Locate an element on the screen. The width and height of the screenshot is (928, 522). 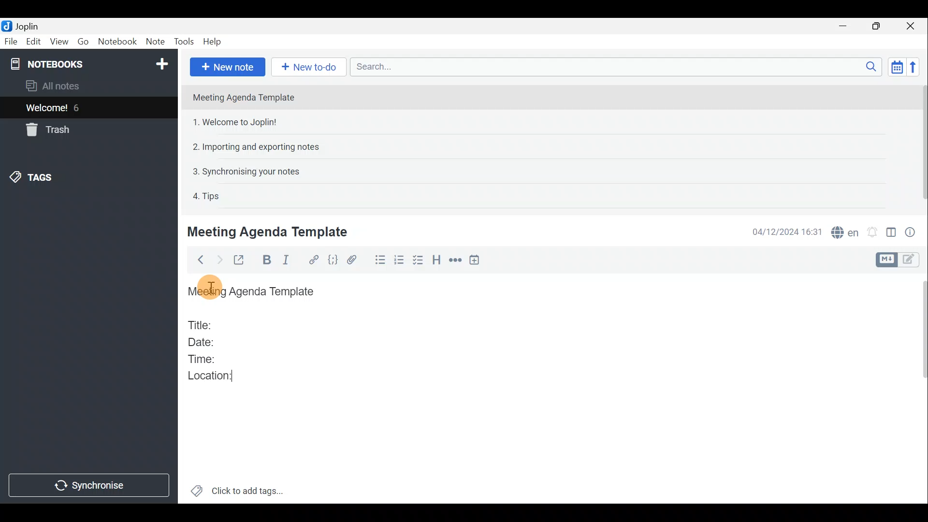
Meeting Agenda Template is located at coordinates (245, 97).